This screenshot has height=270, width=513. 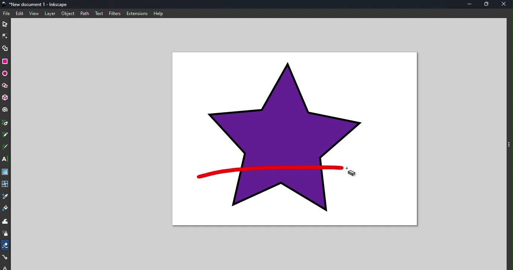 What do you see at coordinates (505, 5) in the screenshot?
I see `close ` at bounding box center [505, 5].